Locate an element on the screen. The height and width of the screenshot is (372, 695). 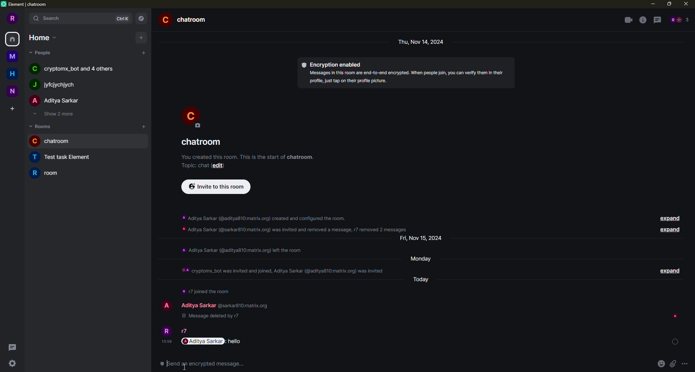
invite to this room is located at coordinates (216, 186).